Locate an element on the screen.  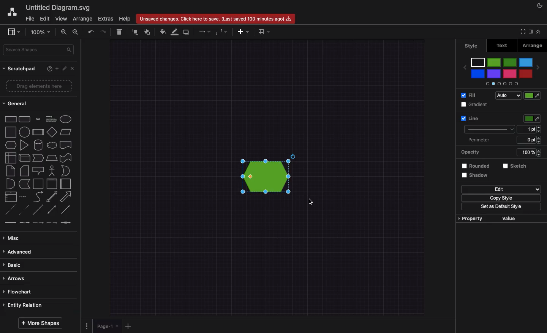
Undo is located at coordinates (89, 32).